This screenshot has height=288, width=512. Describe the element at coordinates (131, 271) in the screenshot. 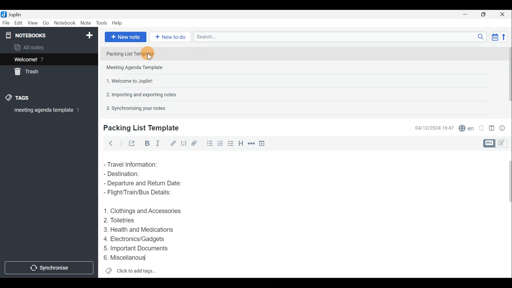

I see `Click to add tags` at that location.